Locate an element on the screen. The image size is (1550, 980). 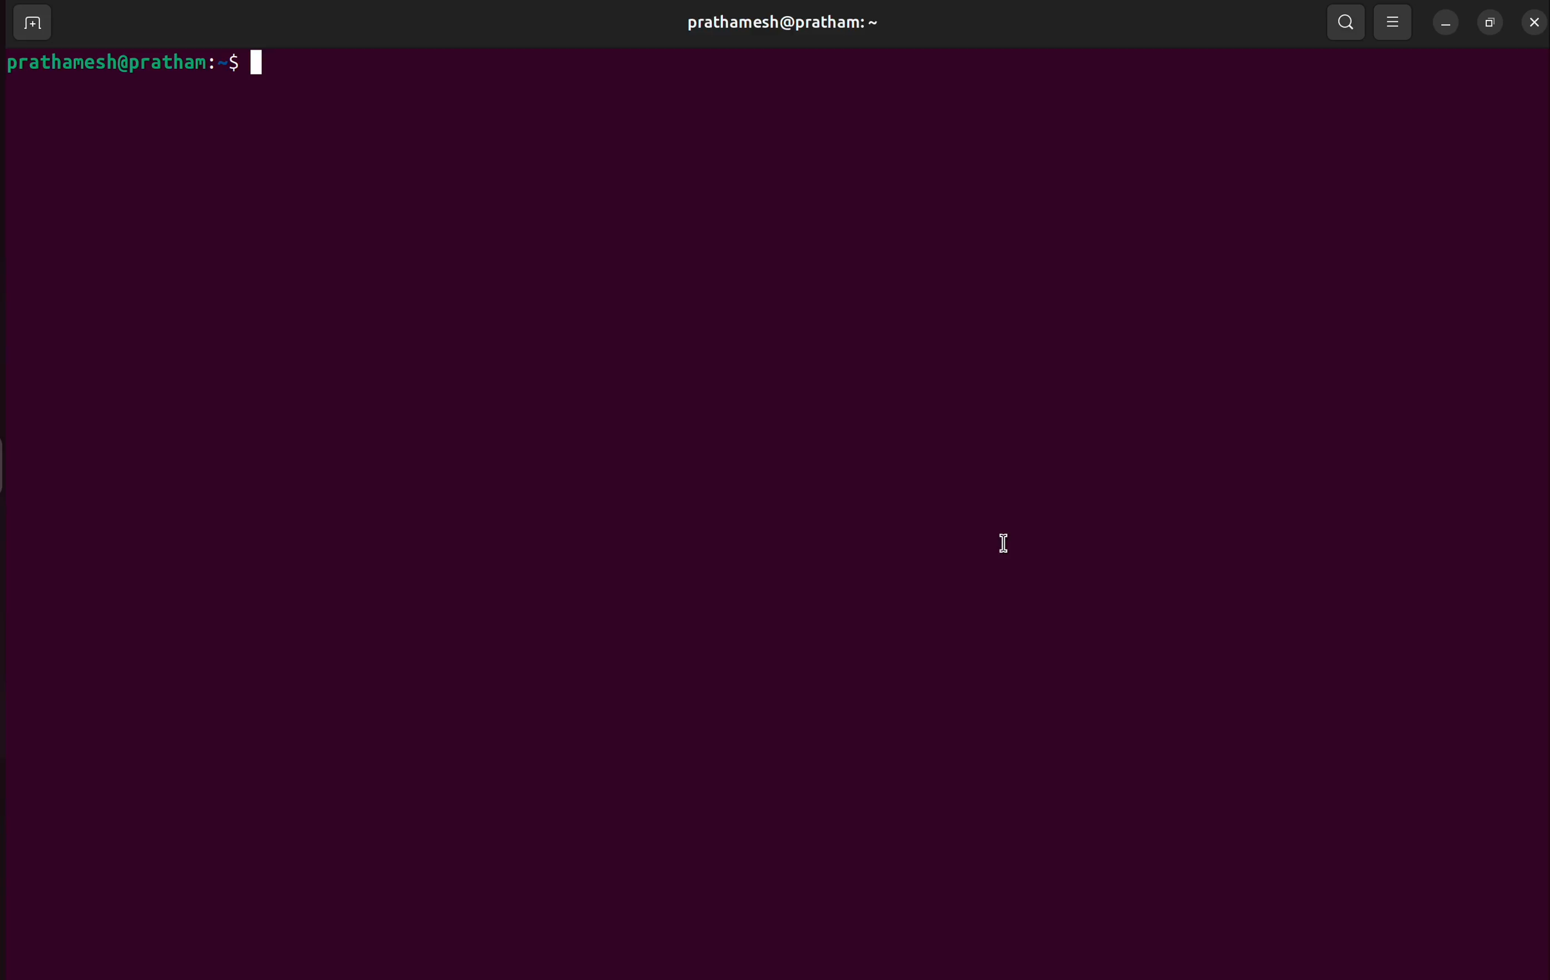
minimize is located at coordinates (1448, 21).